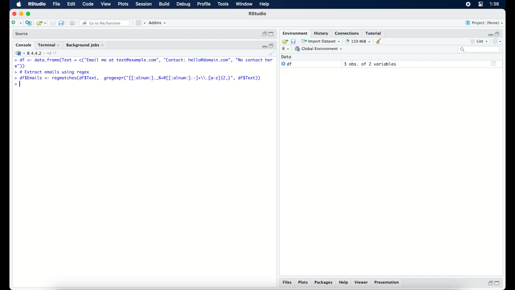  Describe the element at coordinates (323, 283) in the screenshot. I see `packages` at that location.